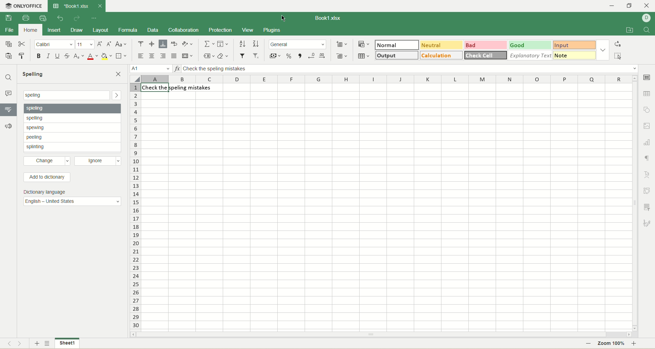 This screenshot has width=655, height=349. I want to click on quick print, so click(44, 18).